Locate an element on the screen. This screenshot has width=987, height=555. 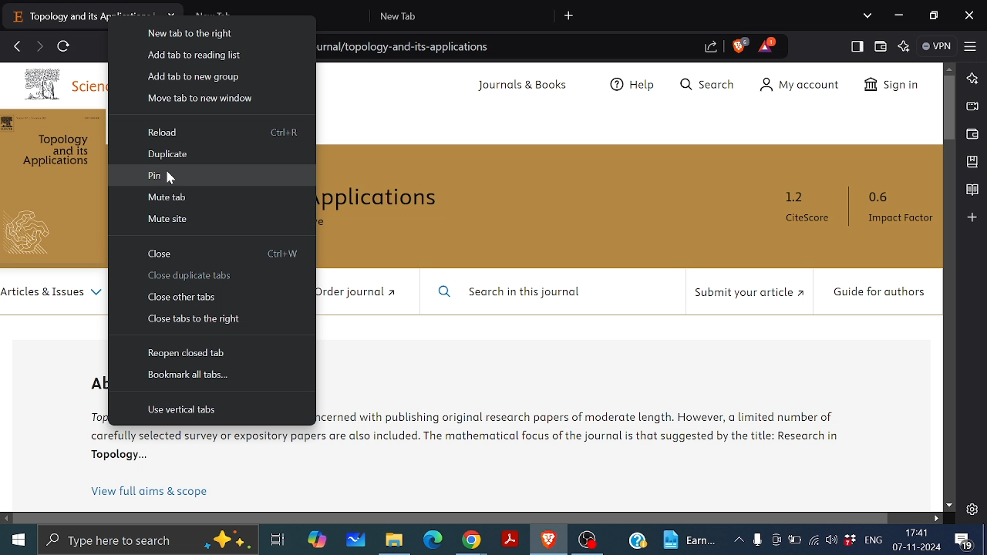
sciencedirect is located at coordinates (89, 86).